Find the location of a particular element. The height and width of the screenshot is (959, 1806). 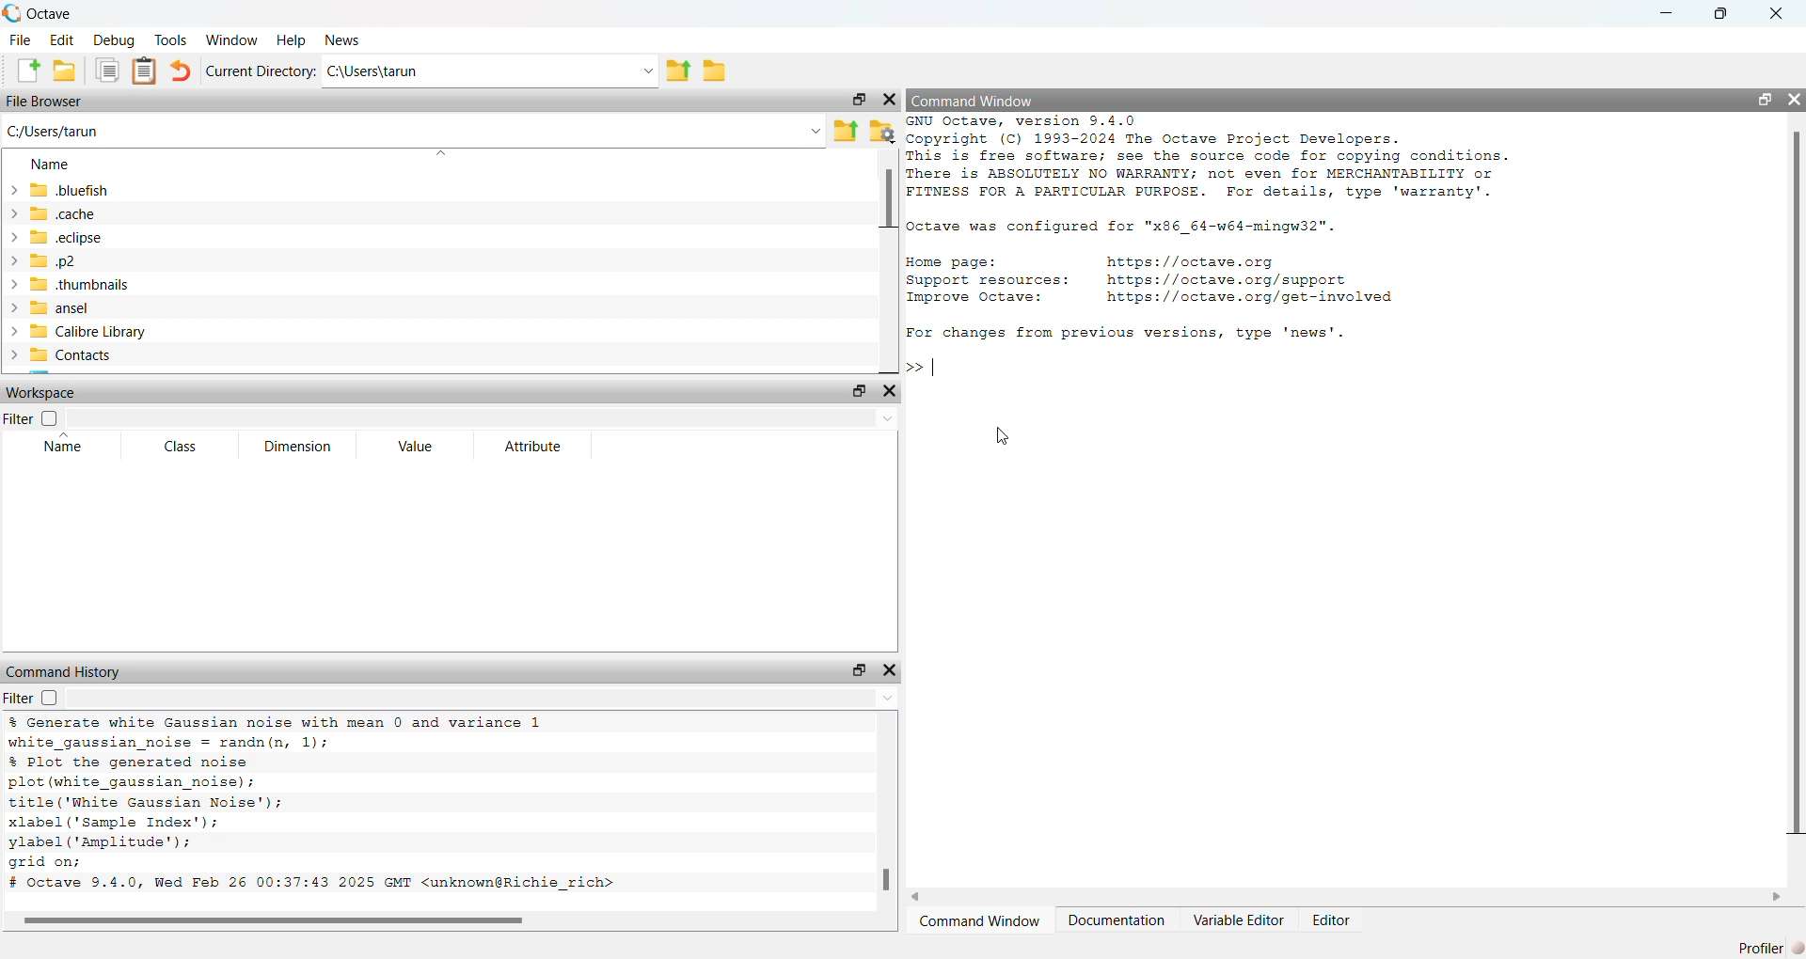

horizontal scroll bar is located at coordinates (1348, 896).